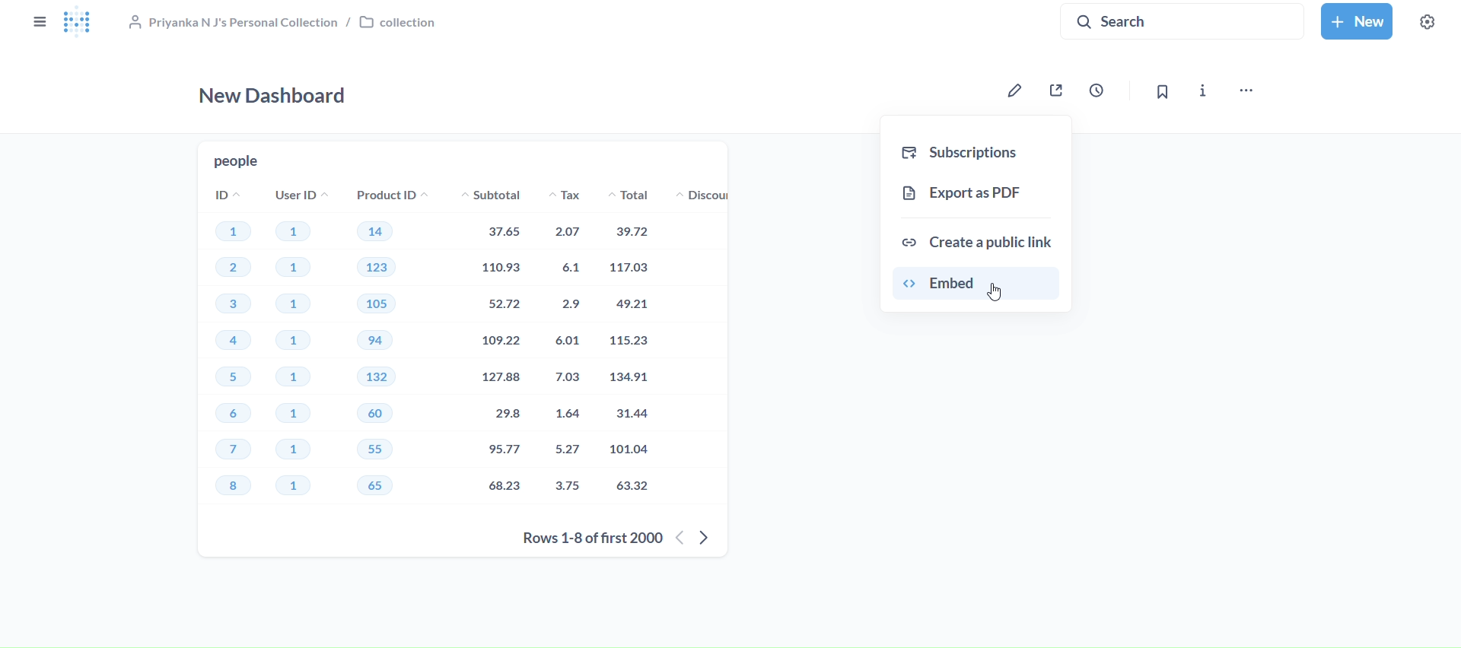  Describe the element at coordinates (708, 540) in the screenshot. I see `next` at that location.